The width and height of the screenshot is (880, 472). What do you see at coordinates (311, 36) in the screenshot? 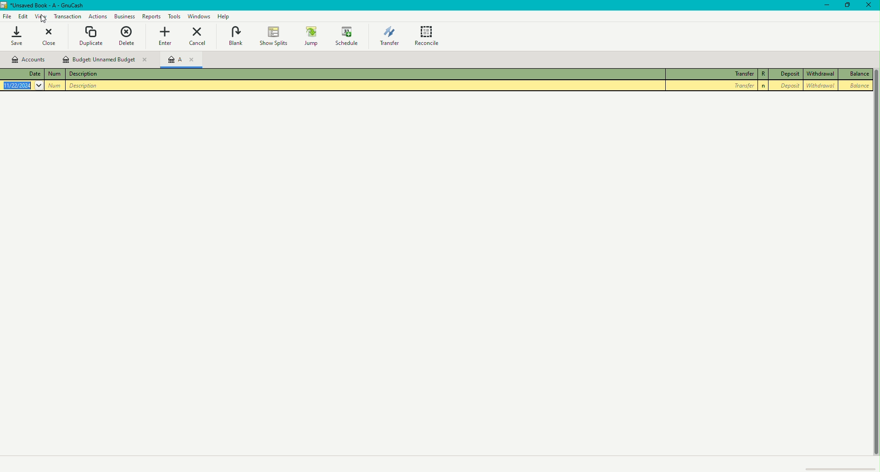
I see `Jump` at bounding box center [311, 36].